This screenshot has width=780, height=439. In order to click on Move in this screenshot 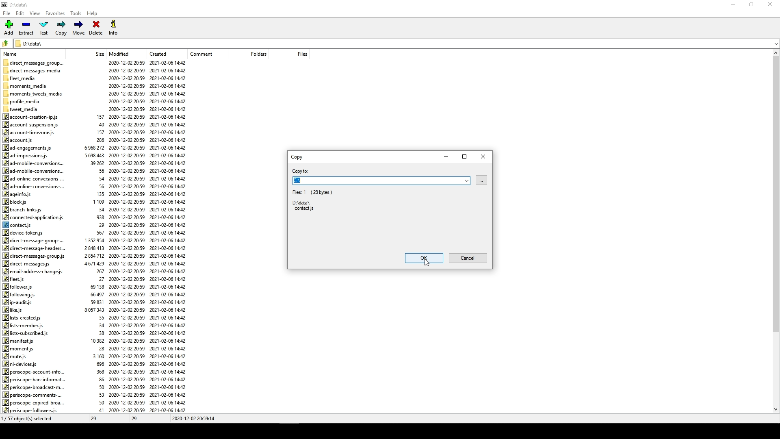, I will do `click(79, 28)`.